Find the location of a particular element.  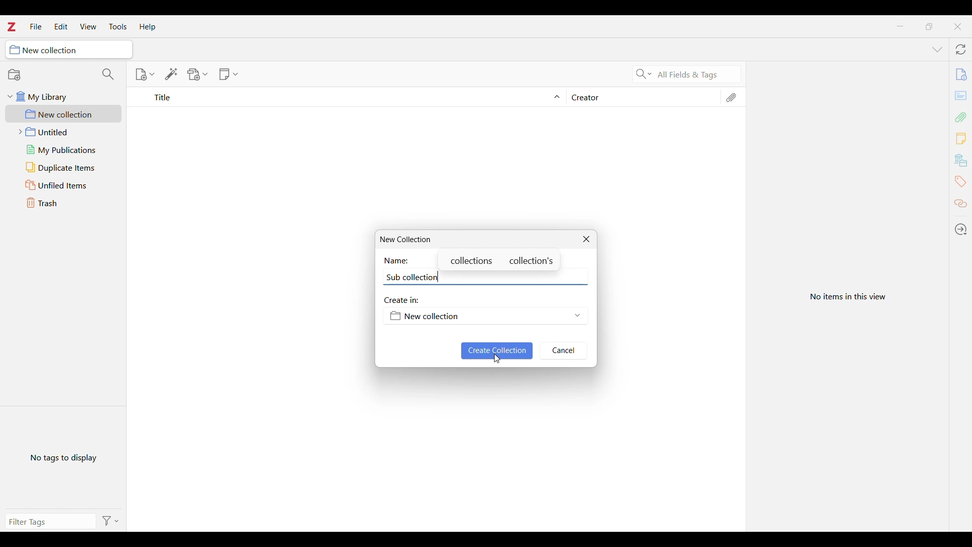

New collection folder is located at coordinates (63, 114).